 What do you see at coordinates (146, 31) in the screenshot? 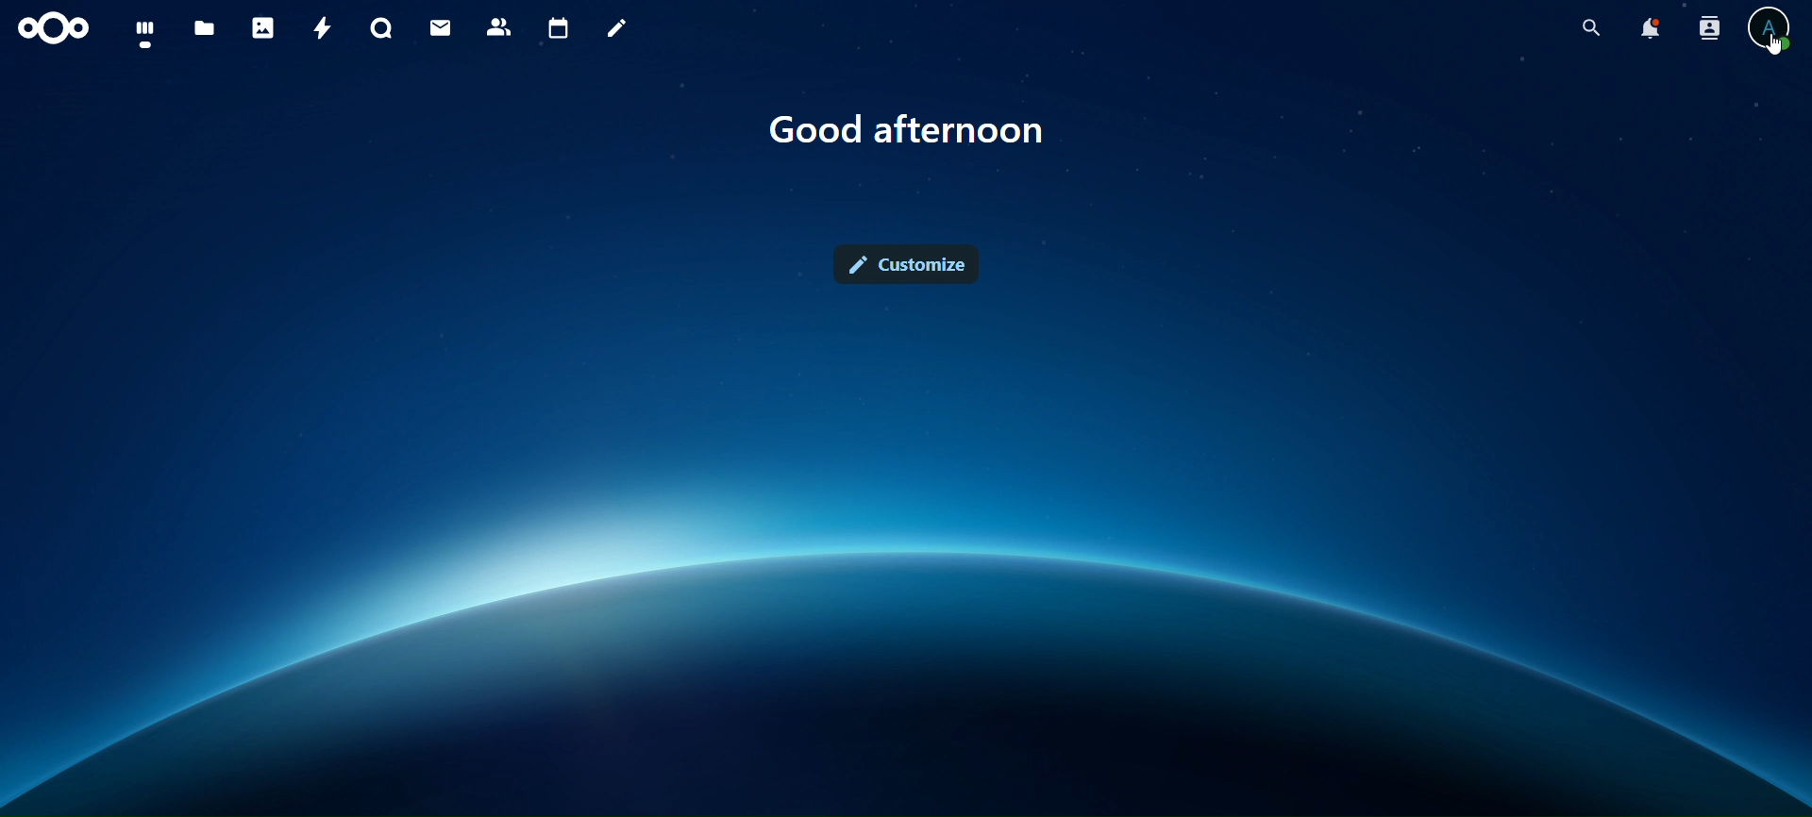
I see `dashboard` at bounding box center [146, 31].